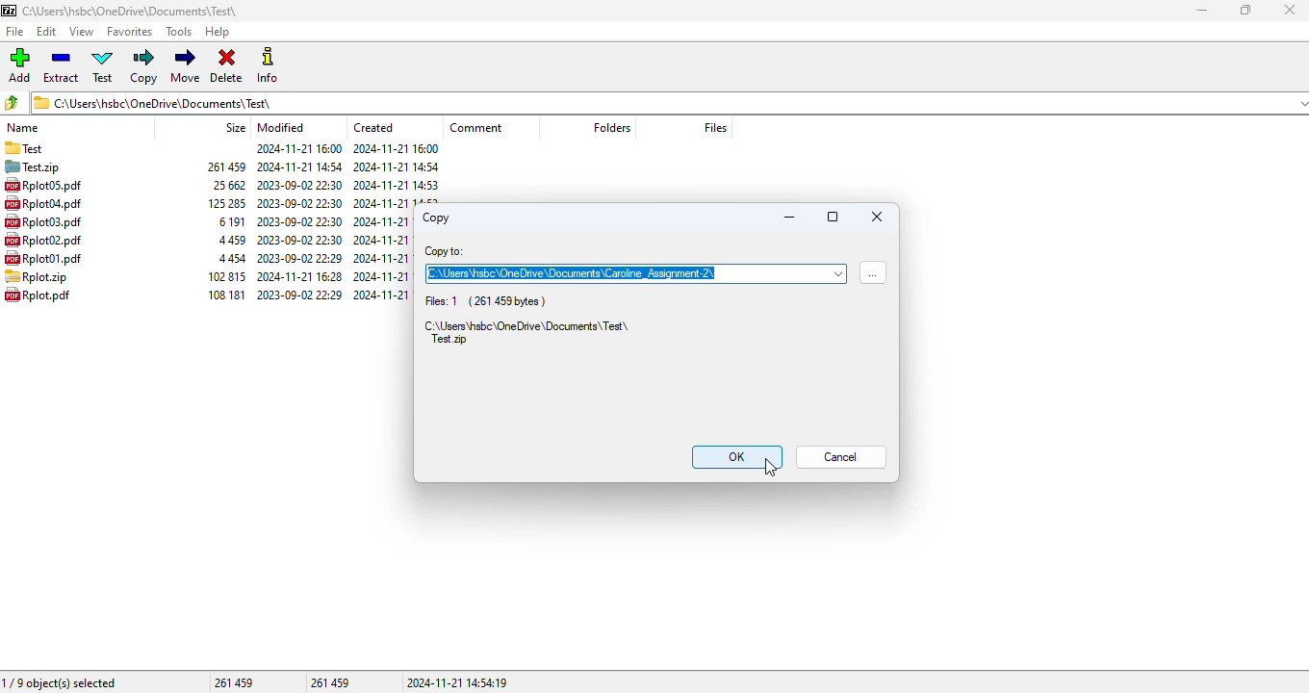 The image size is (1309, 693). I want to click on minimize, so click(790, 218).